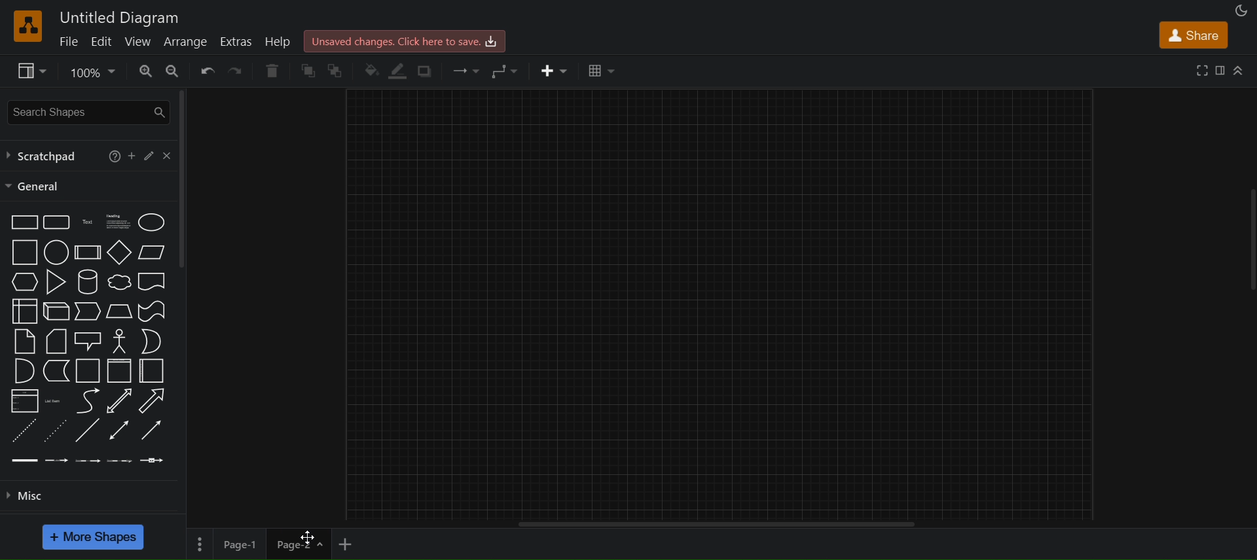  I want to click on and, so click(23, 370).